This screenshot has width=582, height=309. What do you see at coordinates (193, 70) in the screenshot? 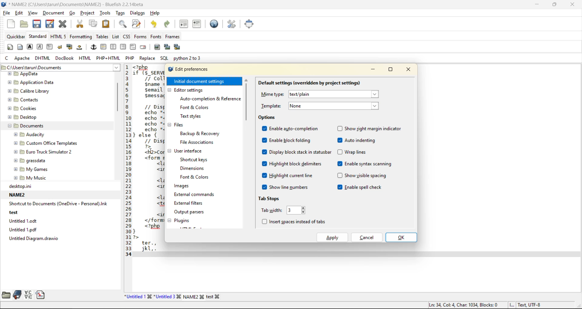
I see `edit preferences` at bounding box center [193, 70].